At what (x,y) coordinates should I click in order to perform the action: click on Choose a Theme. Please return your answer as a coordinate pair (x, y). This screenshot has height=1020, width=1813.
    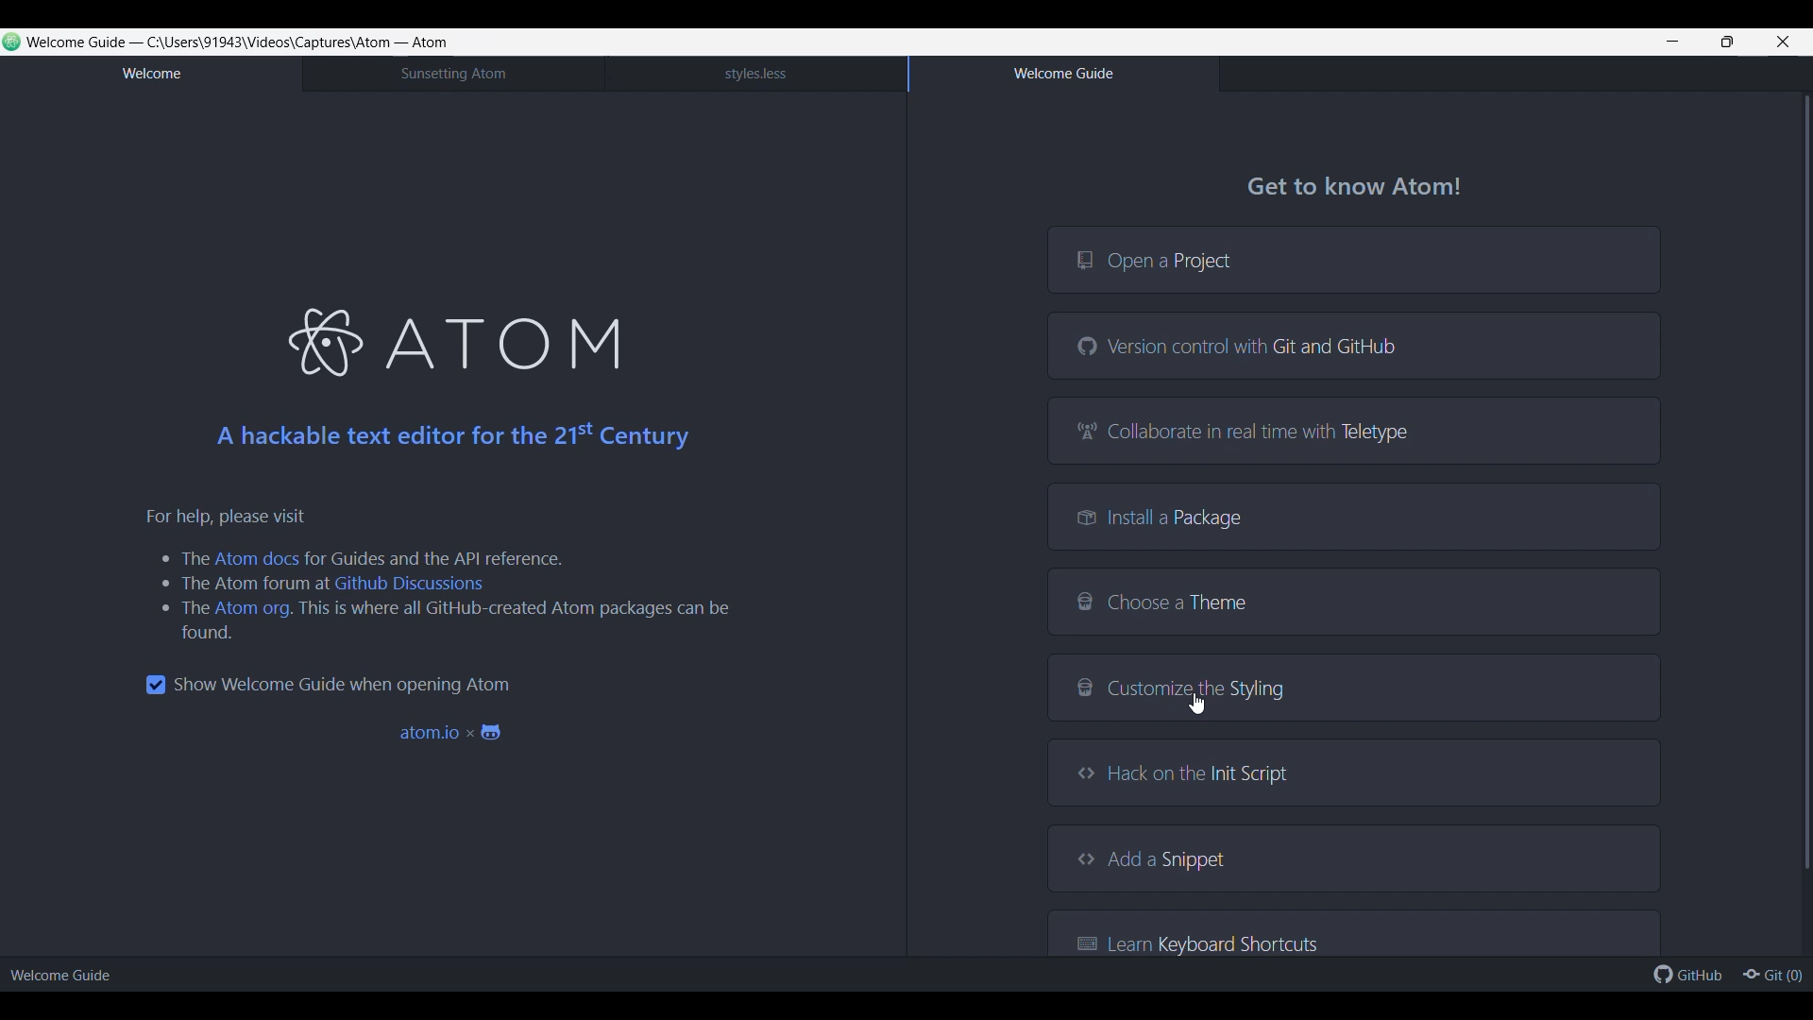
    Looking at the image, I should click on (1353, 602).